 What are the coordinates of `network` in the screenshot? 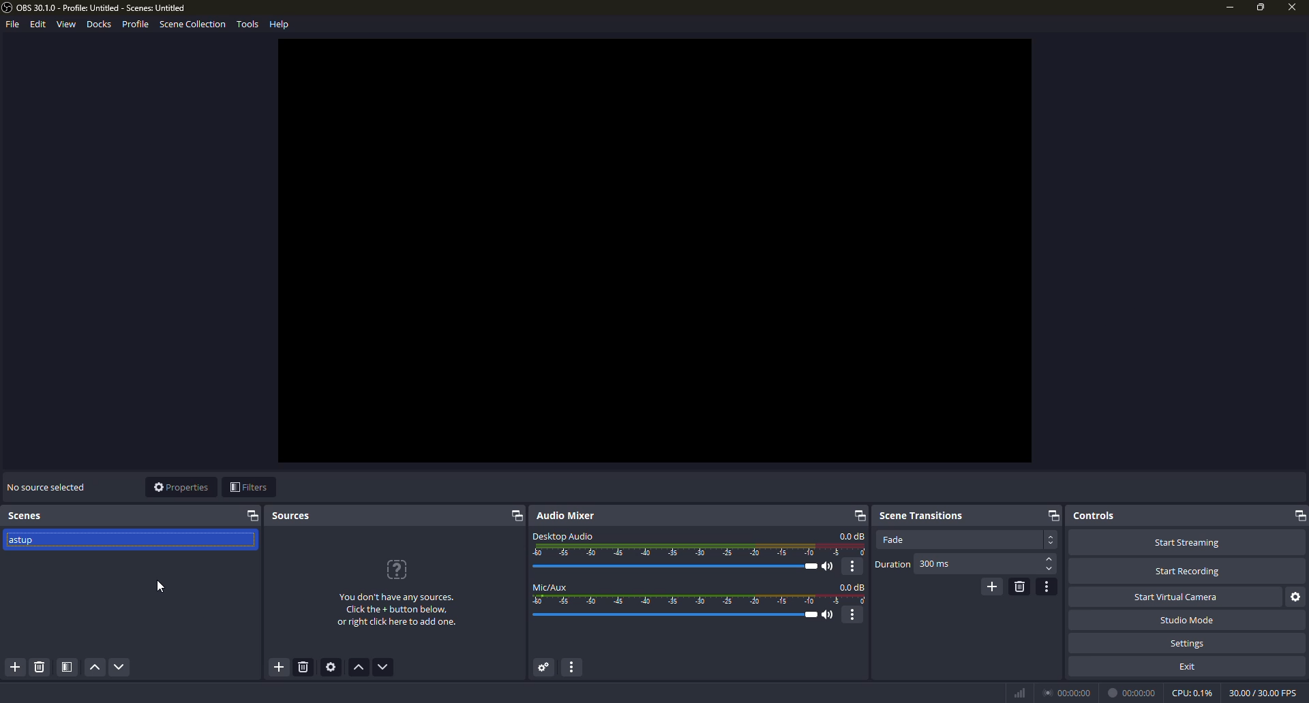 It's located at (1019, 692).